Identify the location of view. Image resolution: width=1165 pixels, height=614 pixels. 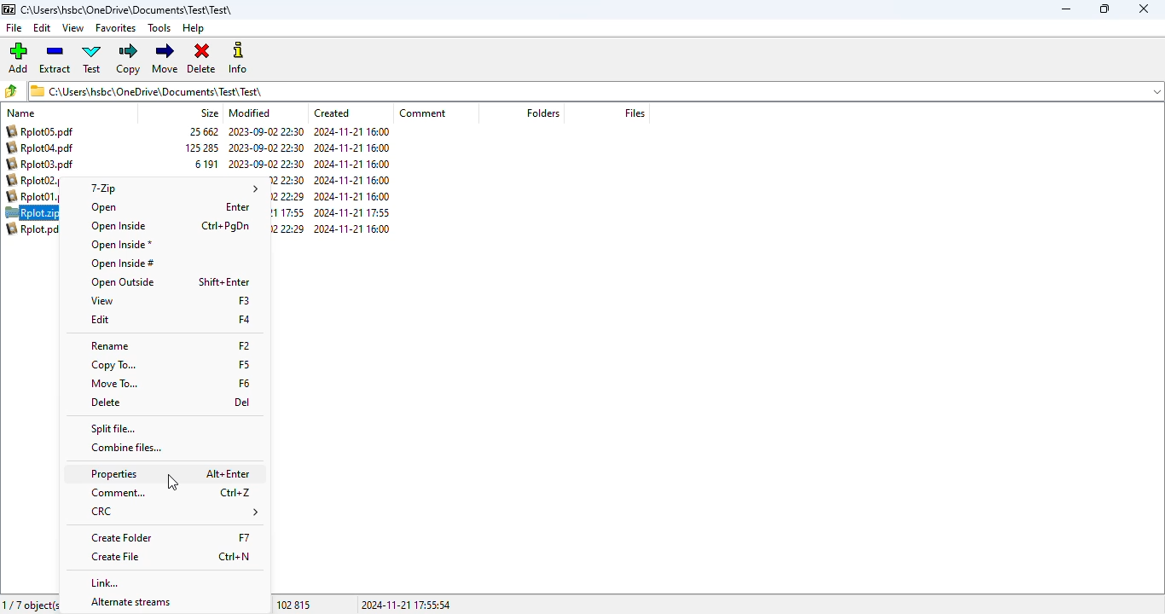
(72, 28).